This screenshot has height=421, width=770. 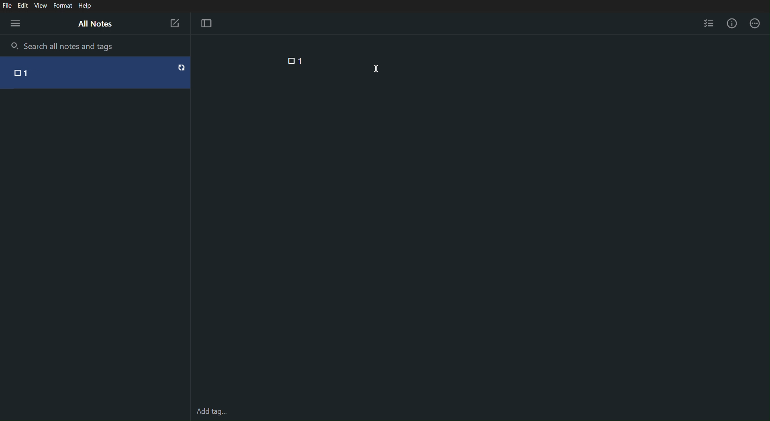 I want to click on Add tag, so click(x=211, y=411).